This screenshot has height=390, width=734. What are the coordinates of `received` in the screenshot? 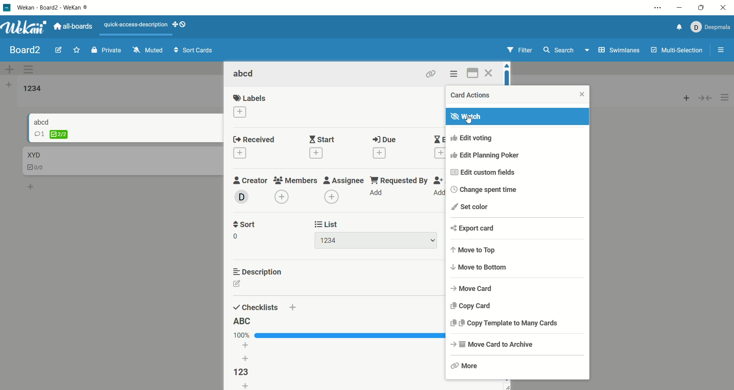 It's located at (253, 148).